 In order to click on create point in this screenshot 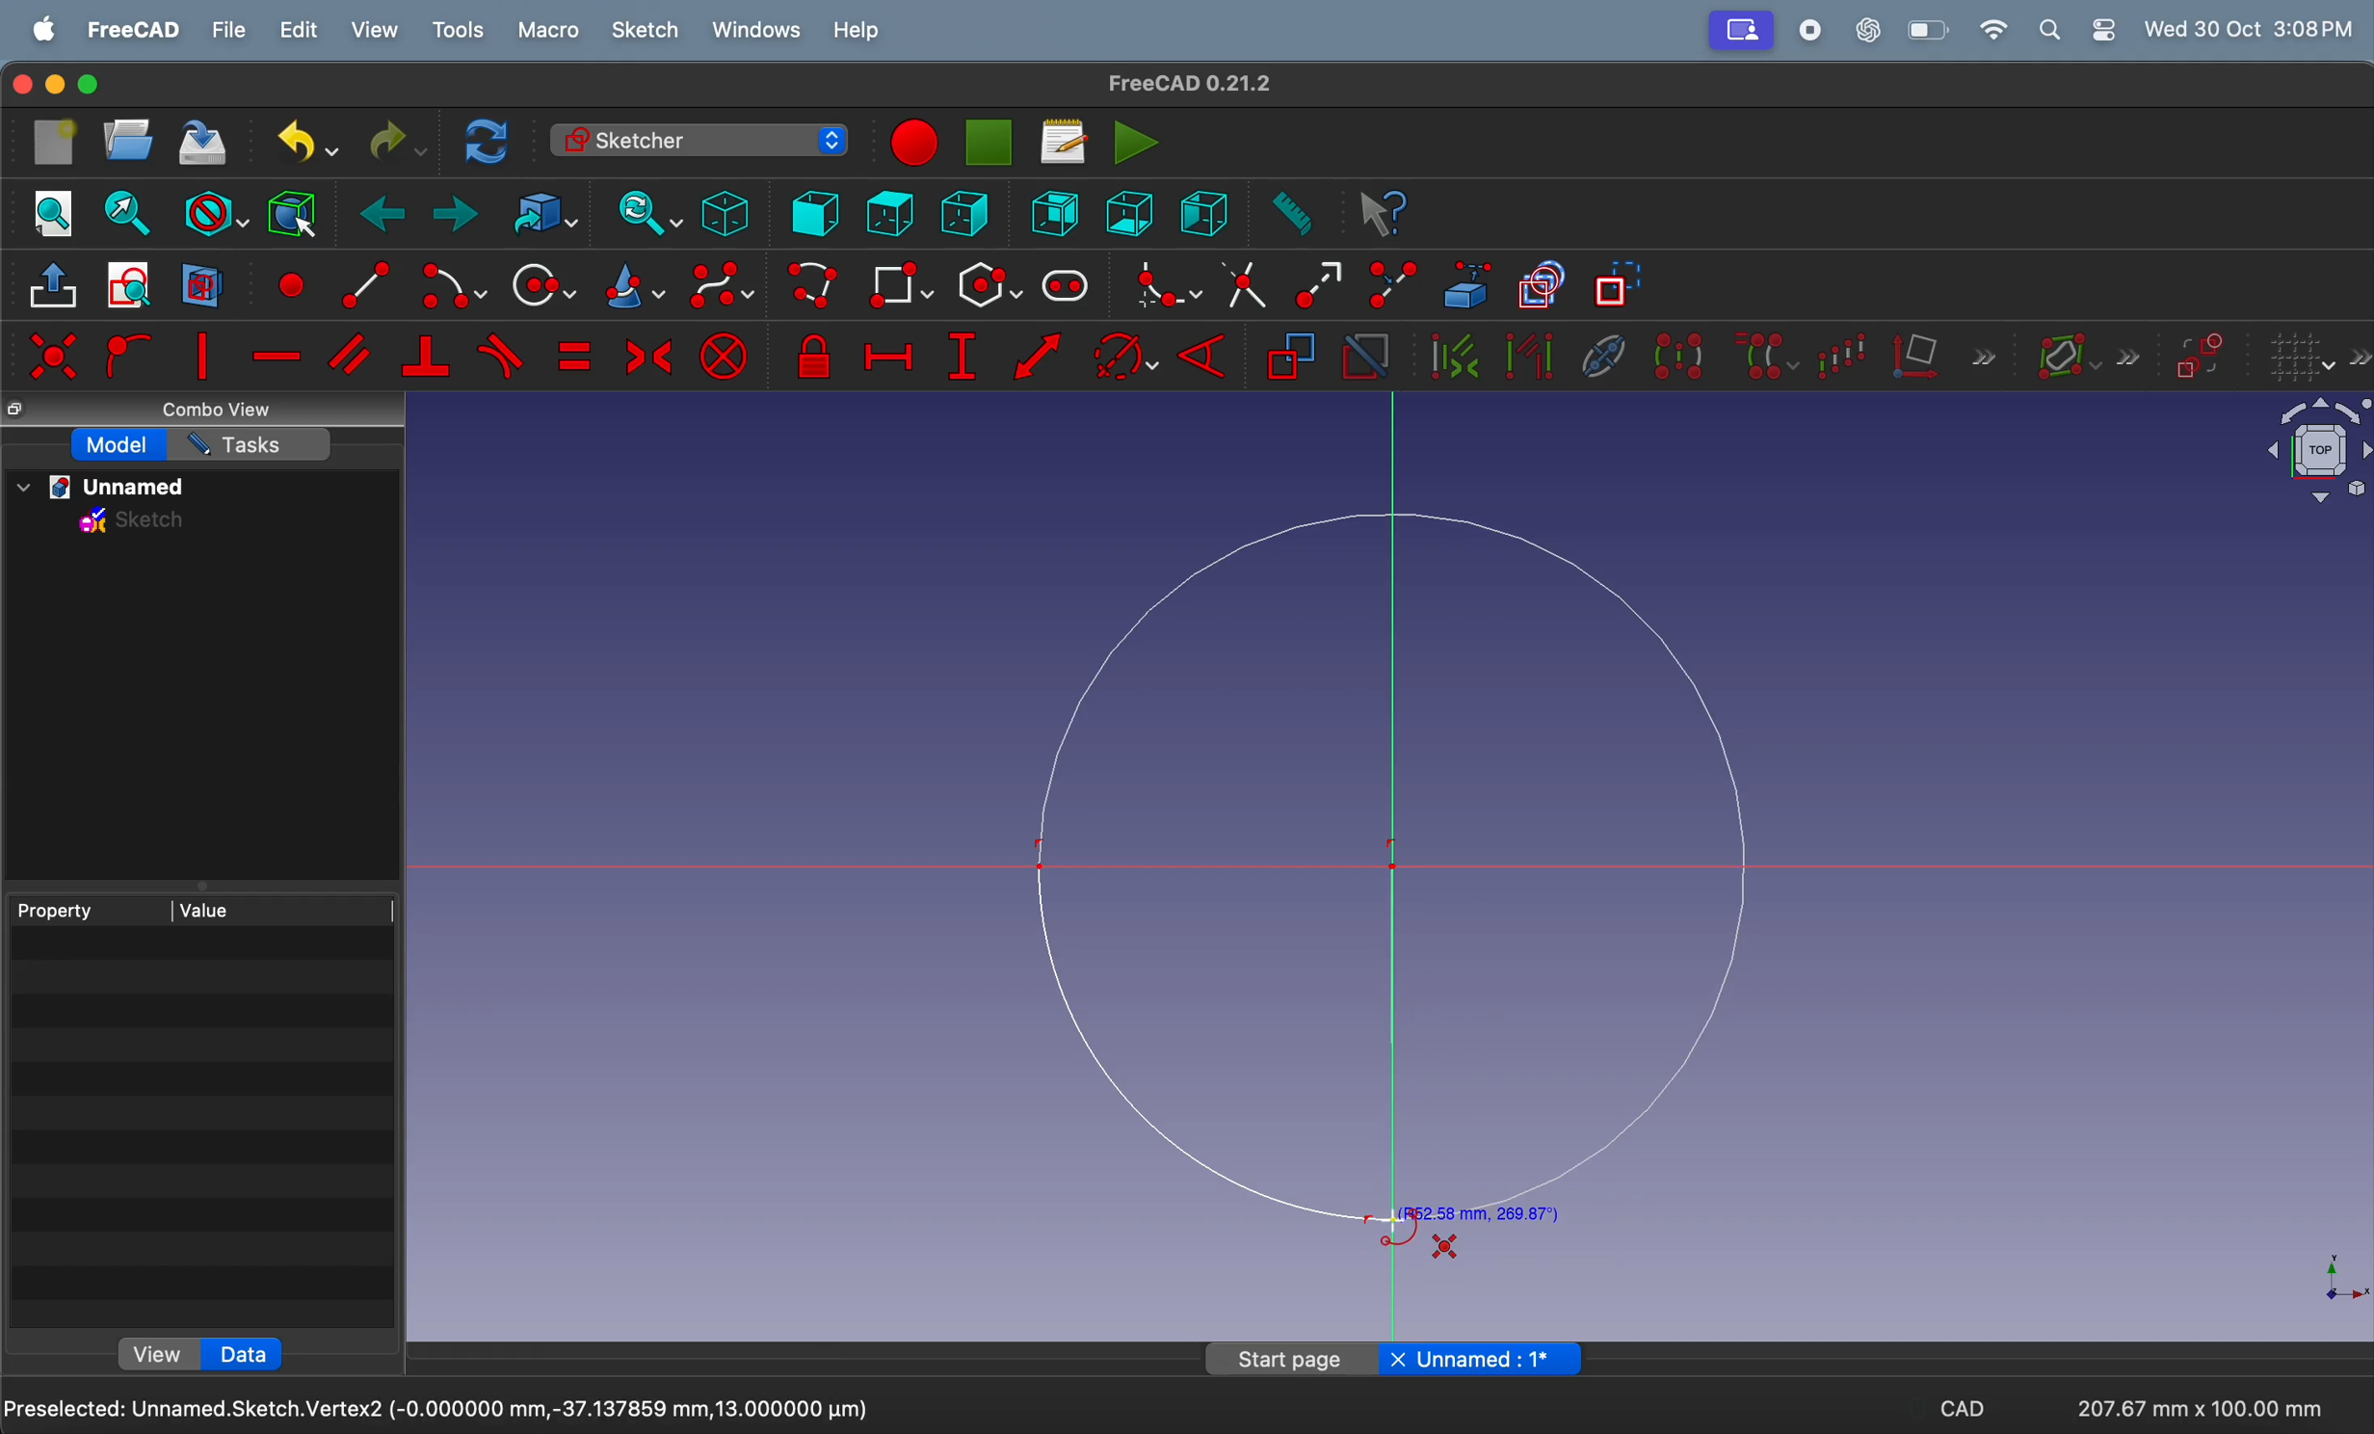, I will do `click(288, 281)`.